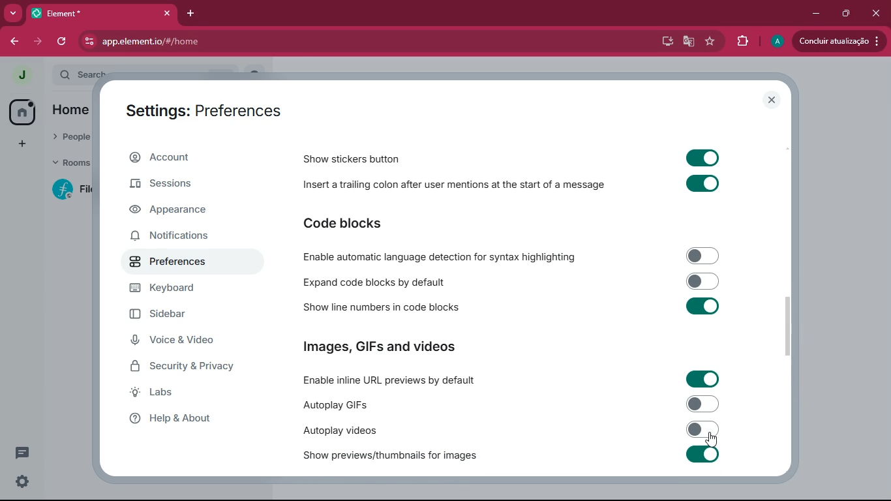 The image size is (891, 501). Describe the element at coordinates (702, 185) in the screenshot. I see `` at that location.